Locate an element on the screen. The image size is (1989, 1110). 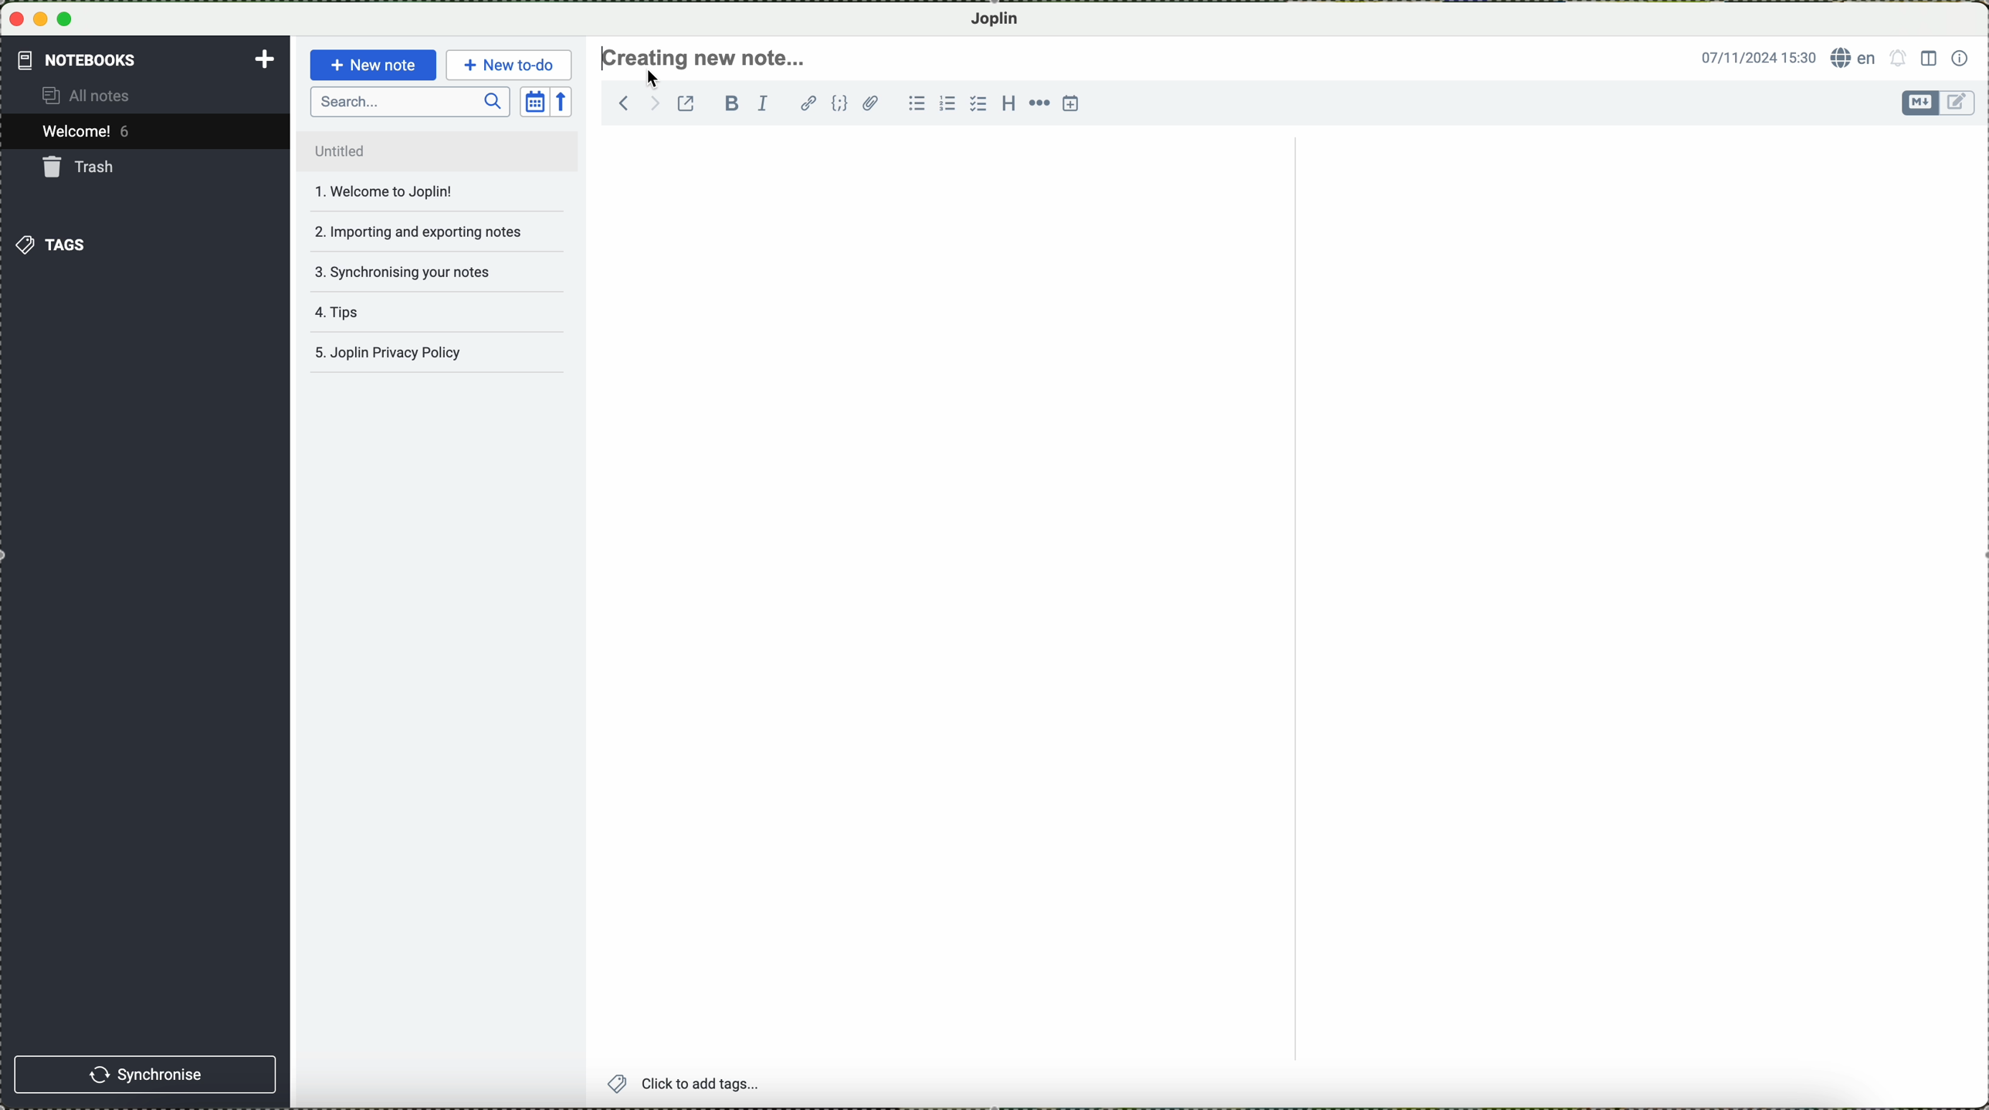
importing and exporting notes is located at coordinates (418, 230).